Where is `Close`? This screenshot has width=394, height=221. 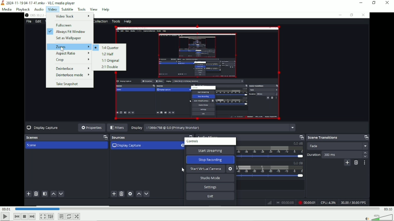
Close is located at coordinates (387, 4).